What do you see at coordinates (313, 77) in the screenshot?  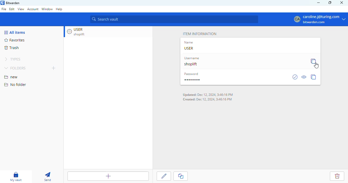 I see `copy password` at bounding box center [313, 77].